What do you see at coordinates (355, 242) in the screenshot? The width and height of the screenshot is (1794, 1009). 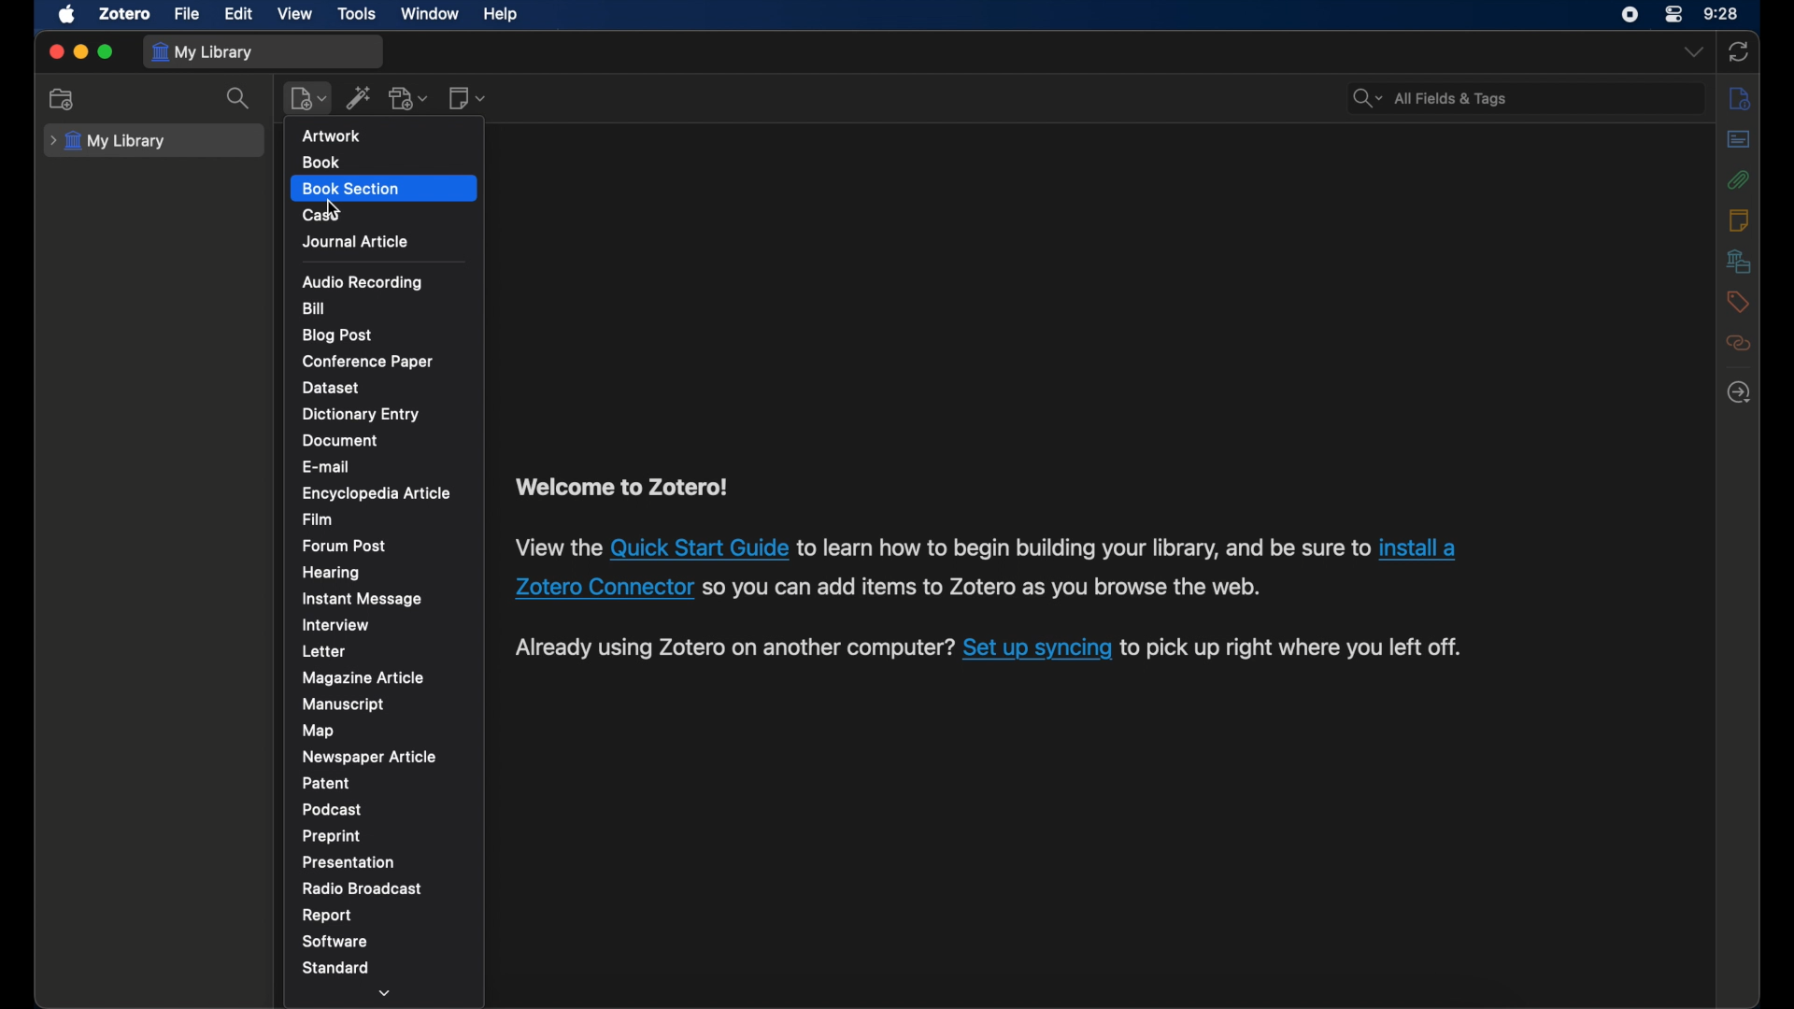 I see `journal article` at bounding box center [355, 242].